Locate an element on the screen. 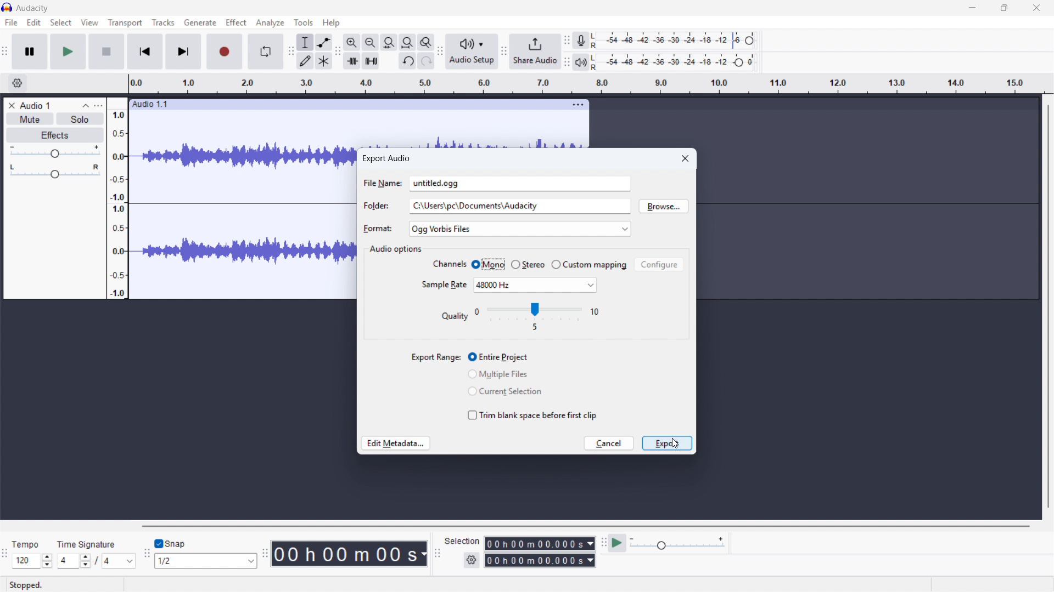 The width and height of the screenshot is (1054, 592). 5 is located at coordinates (533, 327).